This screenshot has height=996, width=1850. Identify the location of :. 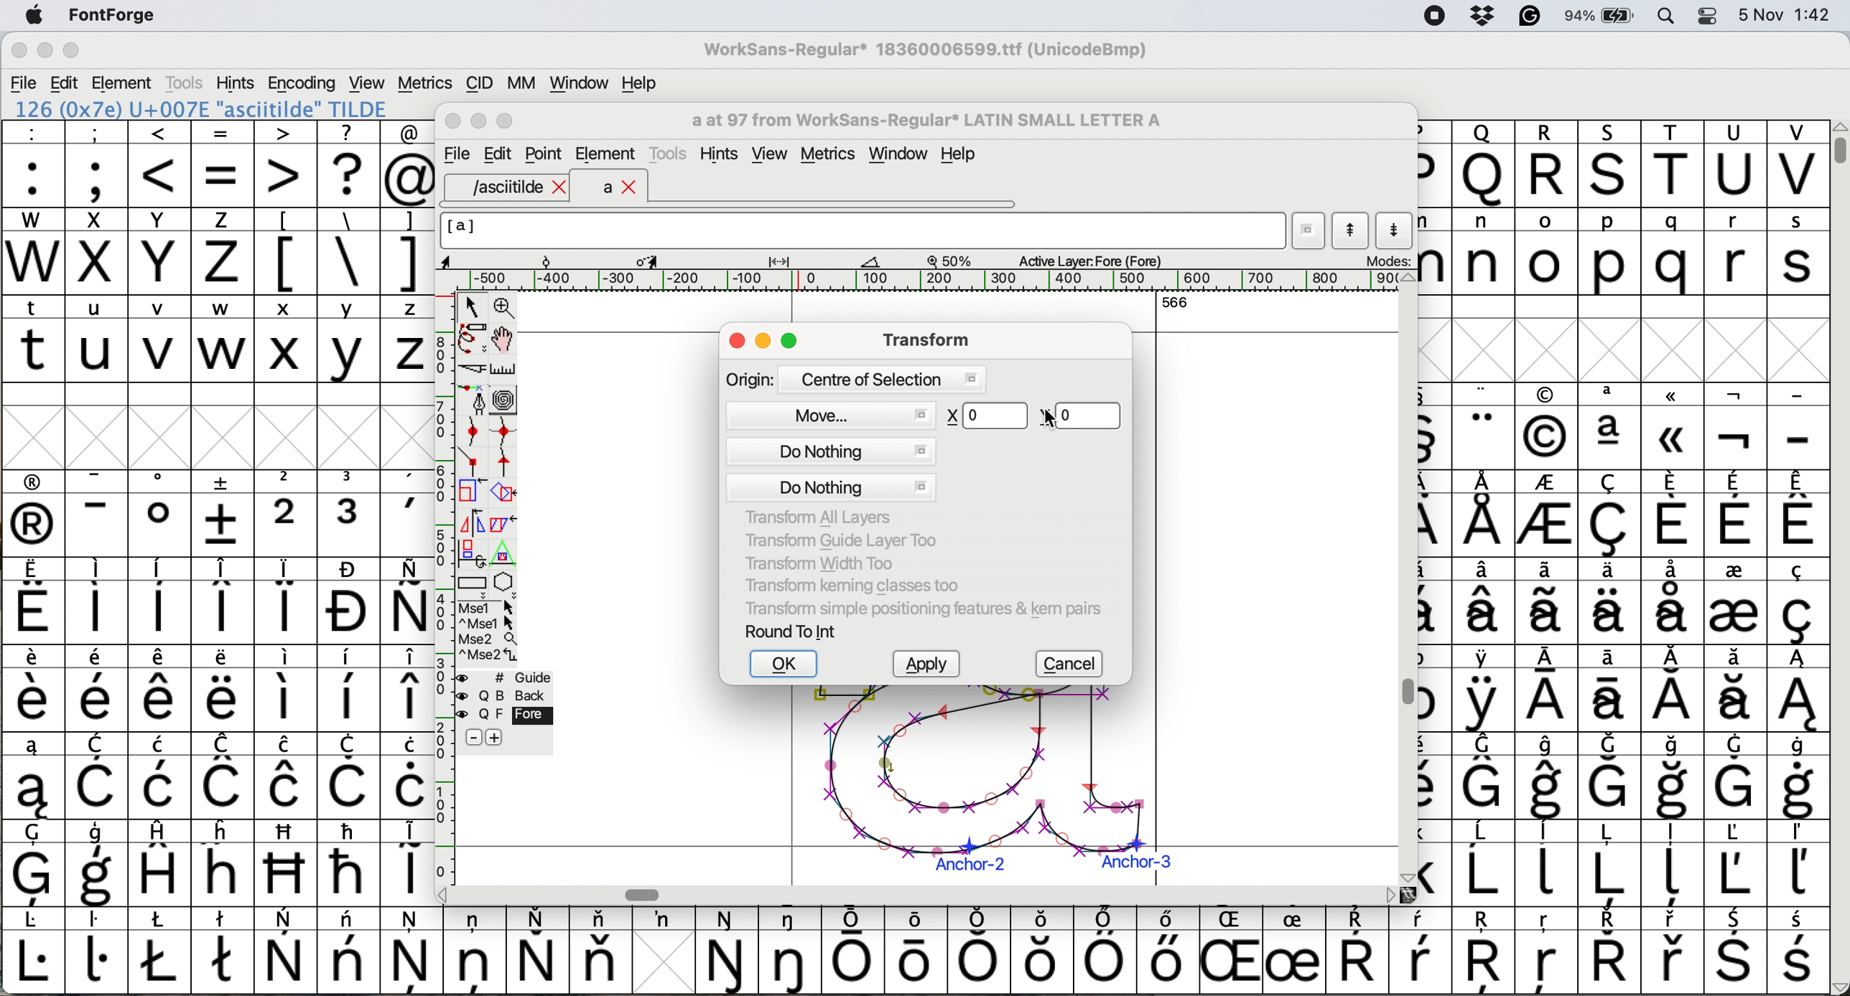
(34, 164).